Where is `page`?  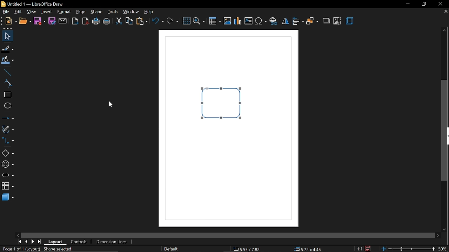
page is located at coordinates (81, 12).